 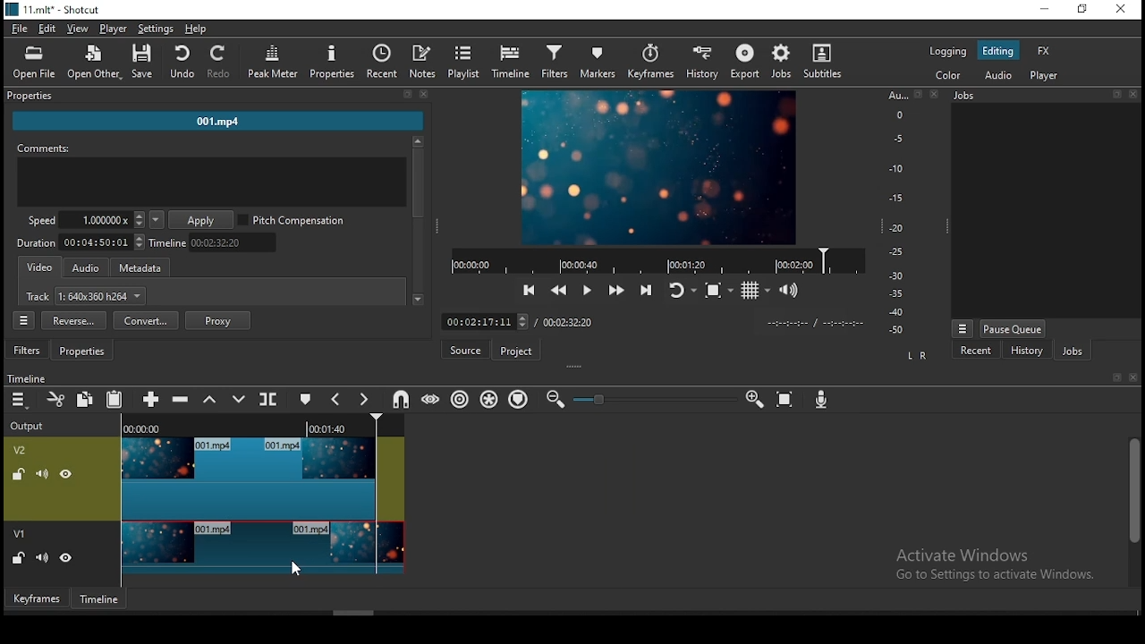 What do you see at coordinates (208, 400) in the screenshot?
I see `lift` at bounding box center [208, 400].